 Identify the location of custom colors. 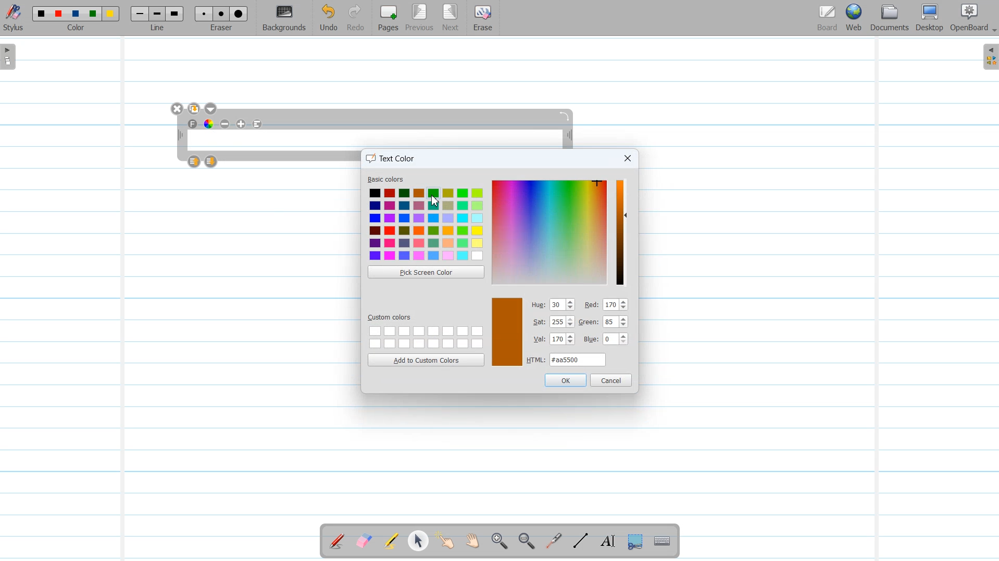
(392, 316).